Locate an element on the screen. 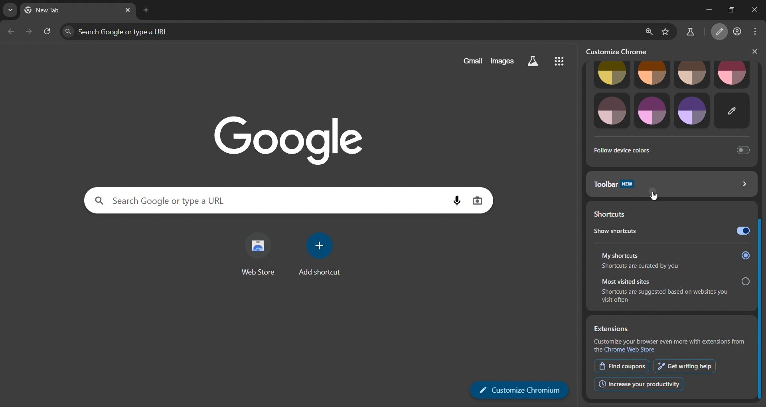  web store is located at coordinates (258, 257).